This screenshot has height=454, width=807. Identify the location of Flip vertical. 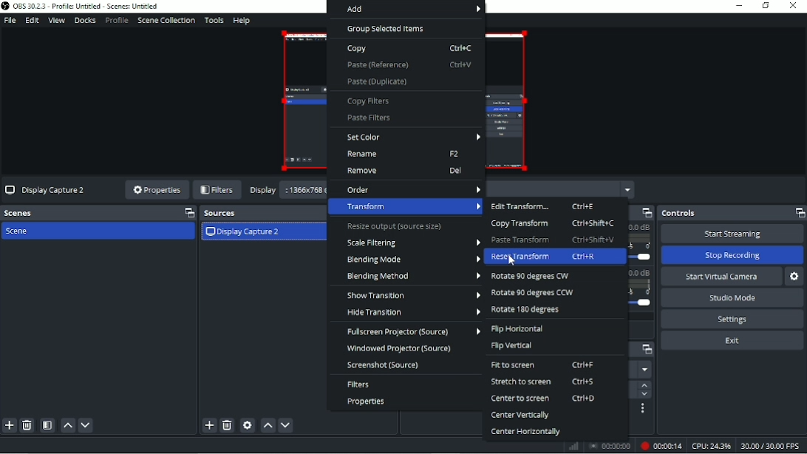
(513, 345).